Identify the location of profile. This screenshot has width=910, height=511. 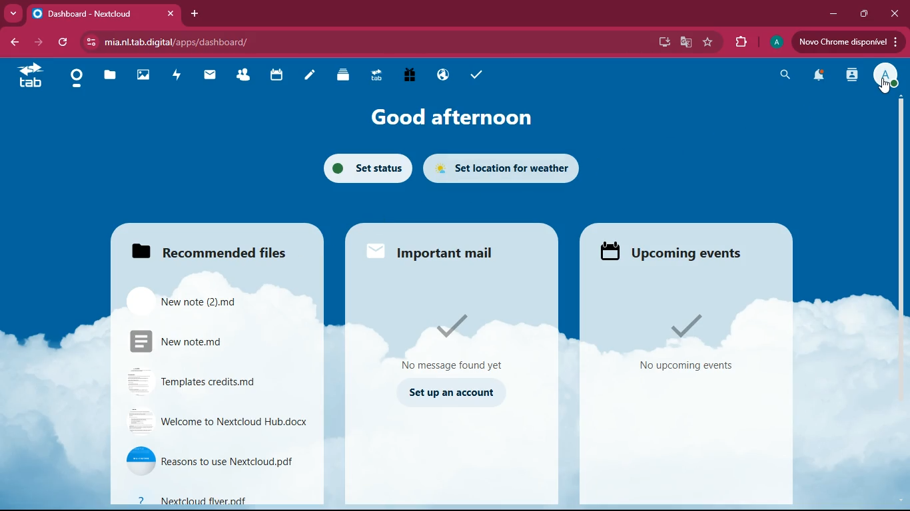
(887, 75).